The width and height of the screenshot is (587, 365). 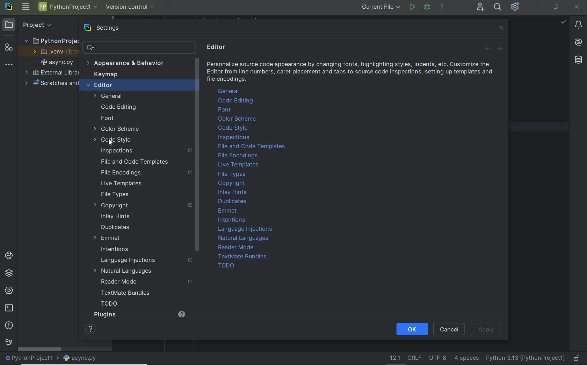 What do you see at coordinates (233, 128) in the screenshot?
I see `code style` at bounding box center [233, 128].